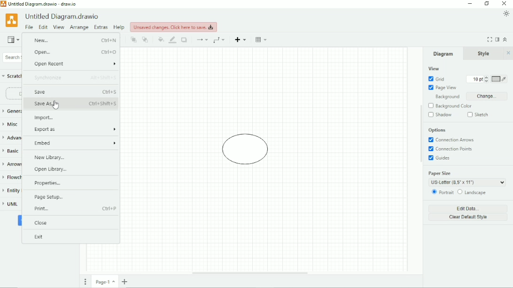  I want to click on Table, so click(262, 40).